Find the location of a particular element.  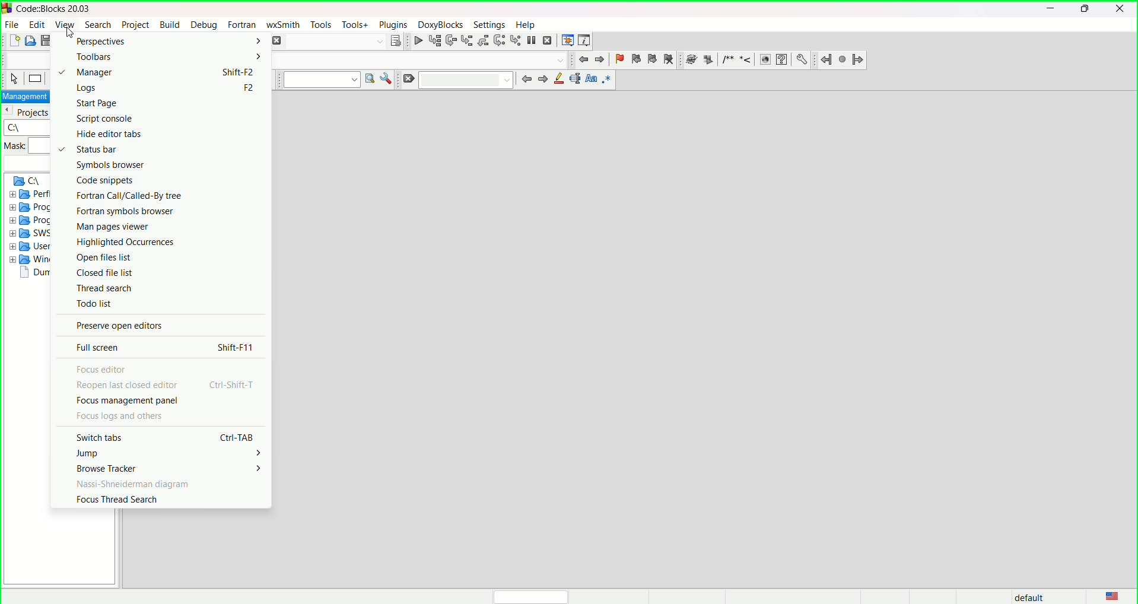

prev is located at coordinates (526, 80).